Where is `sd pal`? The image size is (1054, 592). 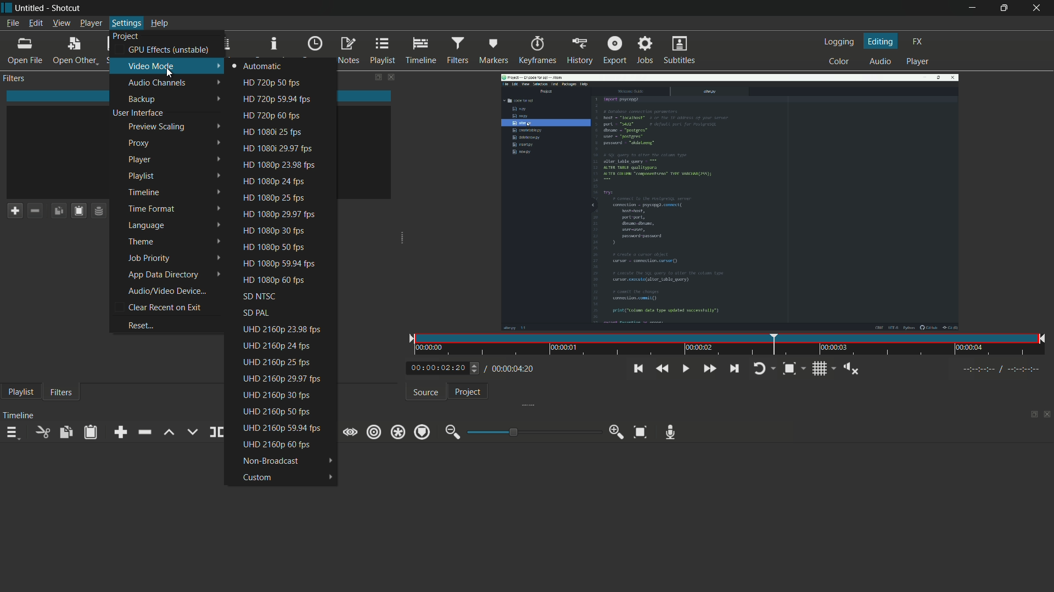
sd pal is located at coordinates (281, 313).